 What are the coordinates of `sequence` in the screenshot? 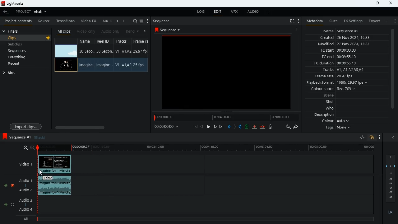 It's located at (164, 21).